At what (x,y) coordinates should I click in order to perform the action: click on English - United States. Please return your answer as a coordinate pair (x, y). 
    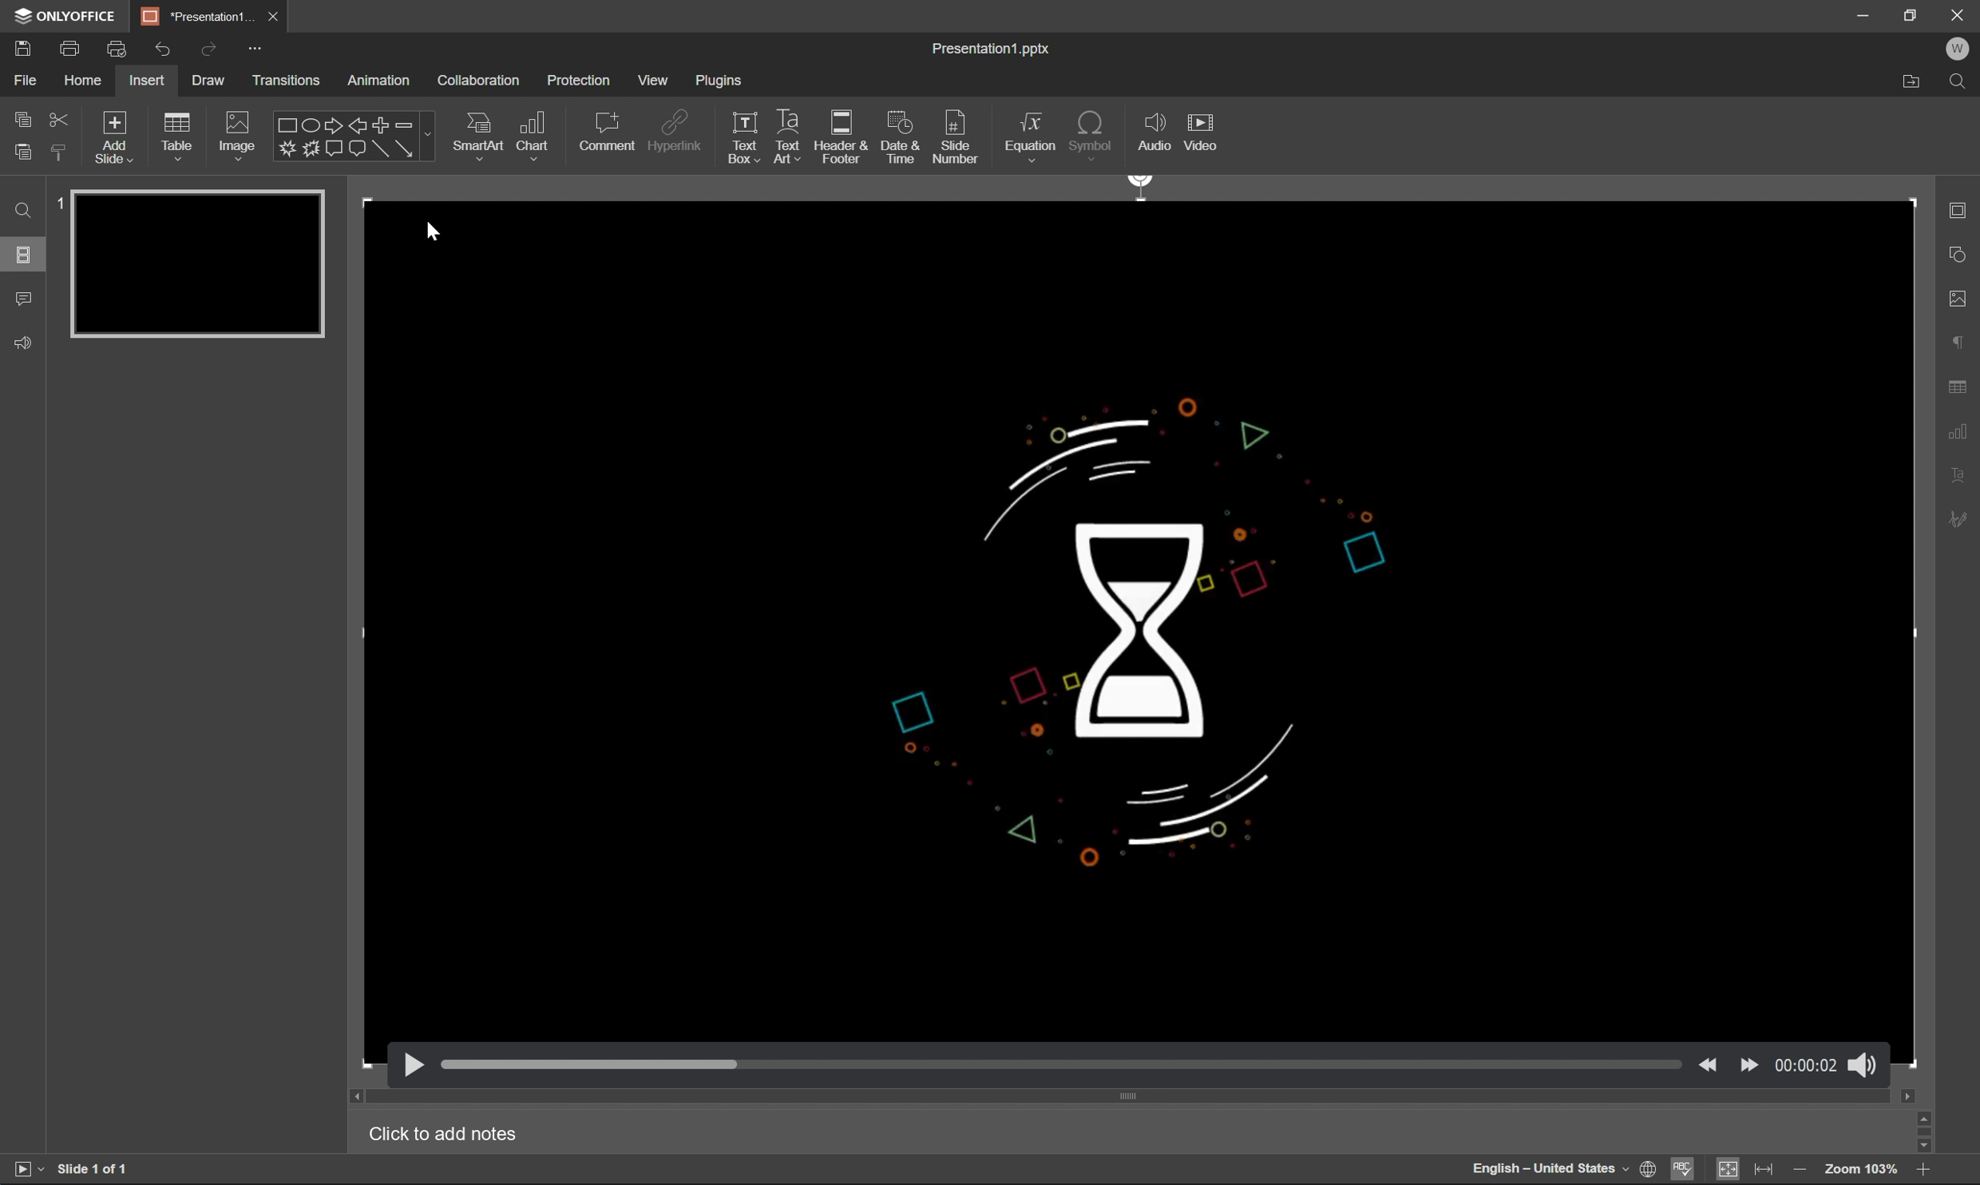
    Looking at the image, I should click on (1546, 1169).